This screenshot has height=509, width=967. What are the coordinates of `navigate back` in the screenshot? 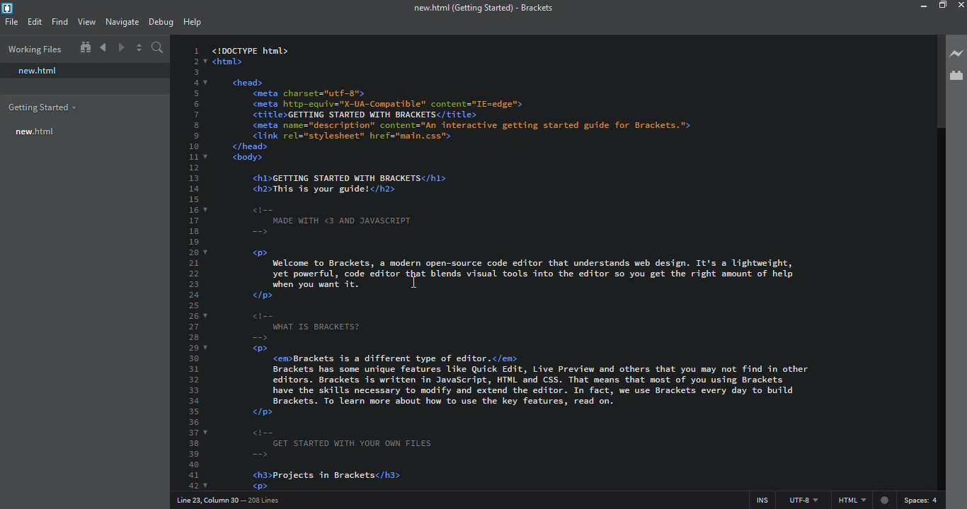 It's located at (104, 47).